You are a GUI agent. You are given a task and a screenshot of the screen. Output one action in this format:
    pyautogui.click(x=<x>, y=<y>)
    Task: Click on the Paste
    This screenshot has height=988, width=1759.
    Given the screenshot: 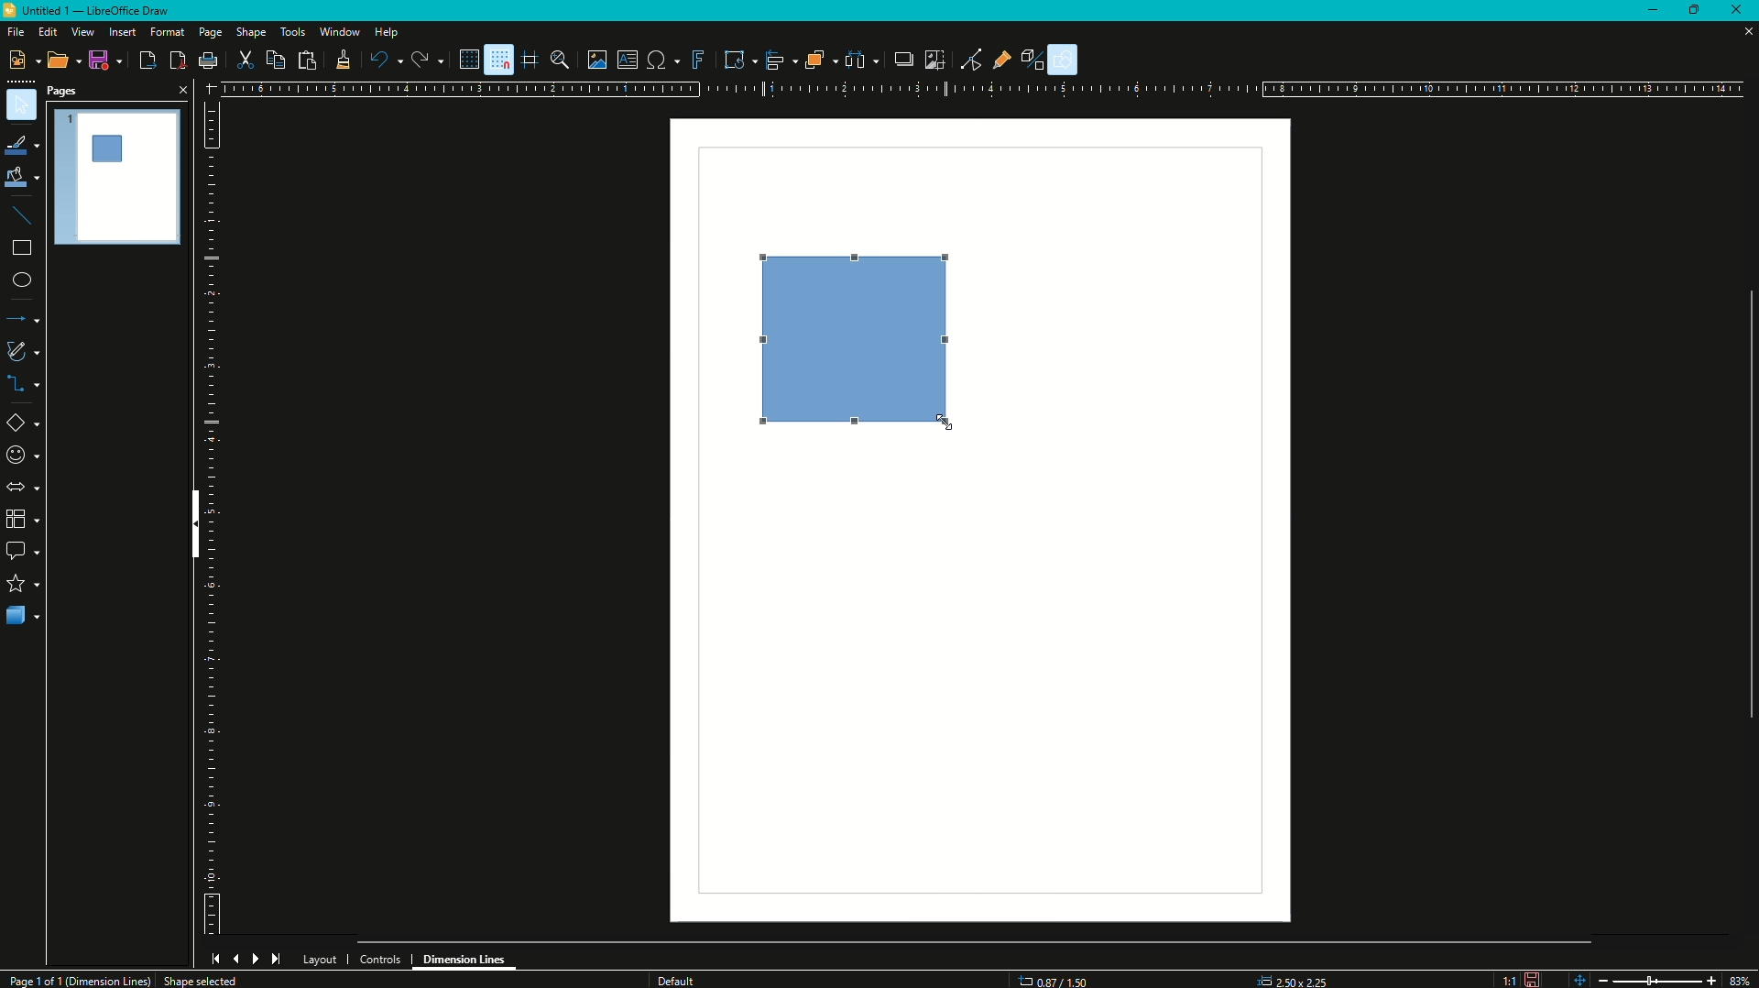 What is the action you would take?
    pyautogui.click(x=306, y=60)
    